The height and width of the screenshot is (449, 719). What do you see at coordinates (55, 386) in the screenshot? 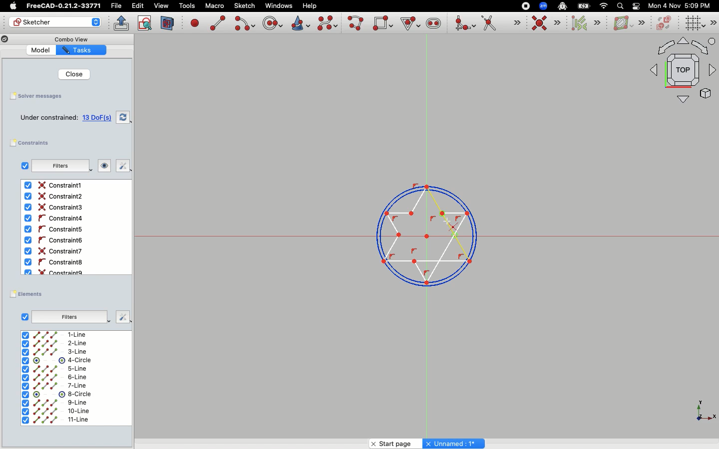
I see `7-line` at bounding box center [55, 386].